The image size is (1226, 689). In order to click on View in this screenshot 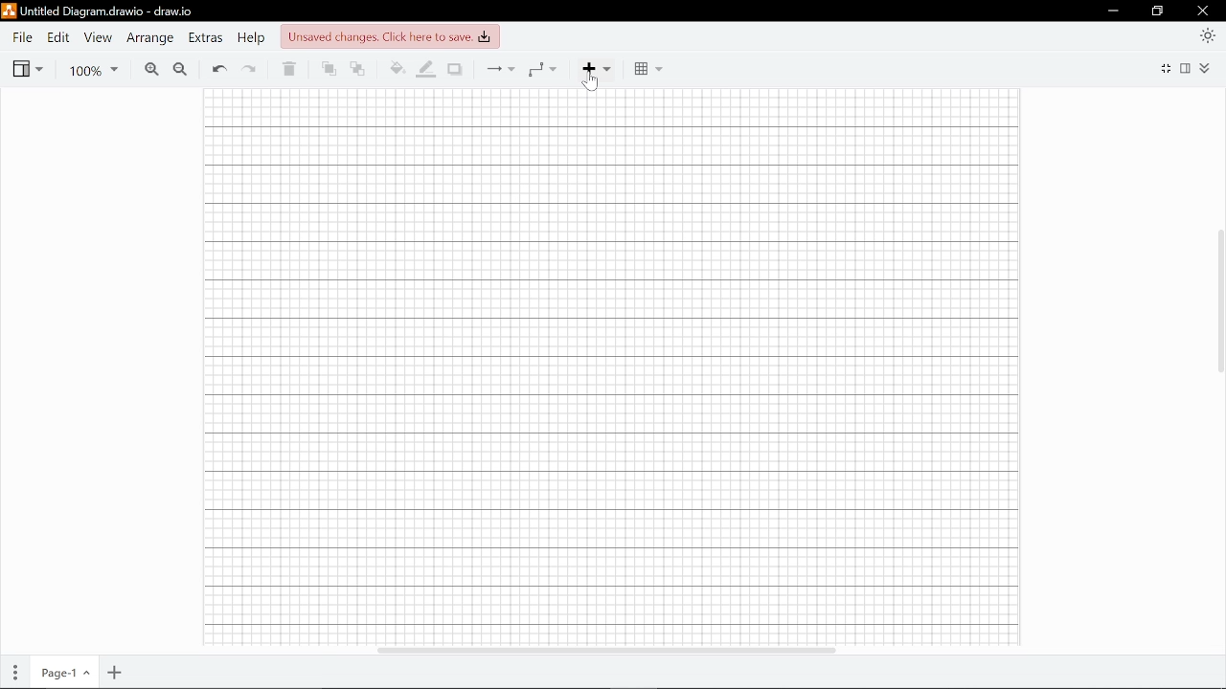, I will do `click(99, 38)`.